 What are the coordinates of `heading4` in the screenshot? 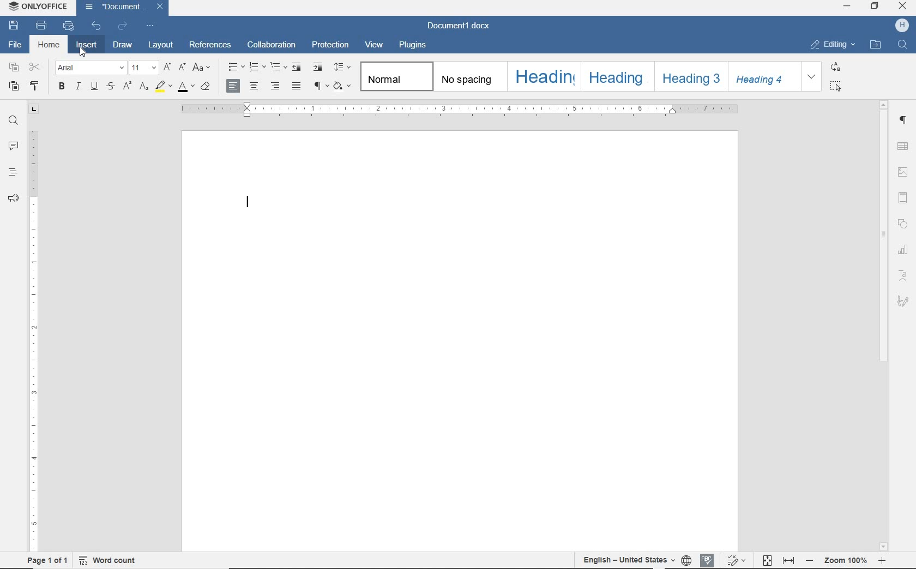 It's located at (762, 77).